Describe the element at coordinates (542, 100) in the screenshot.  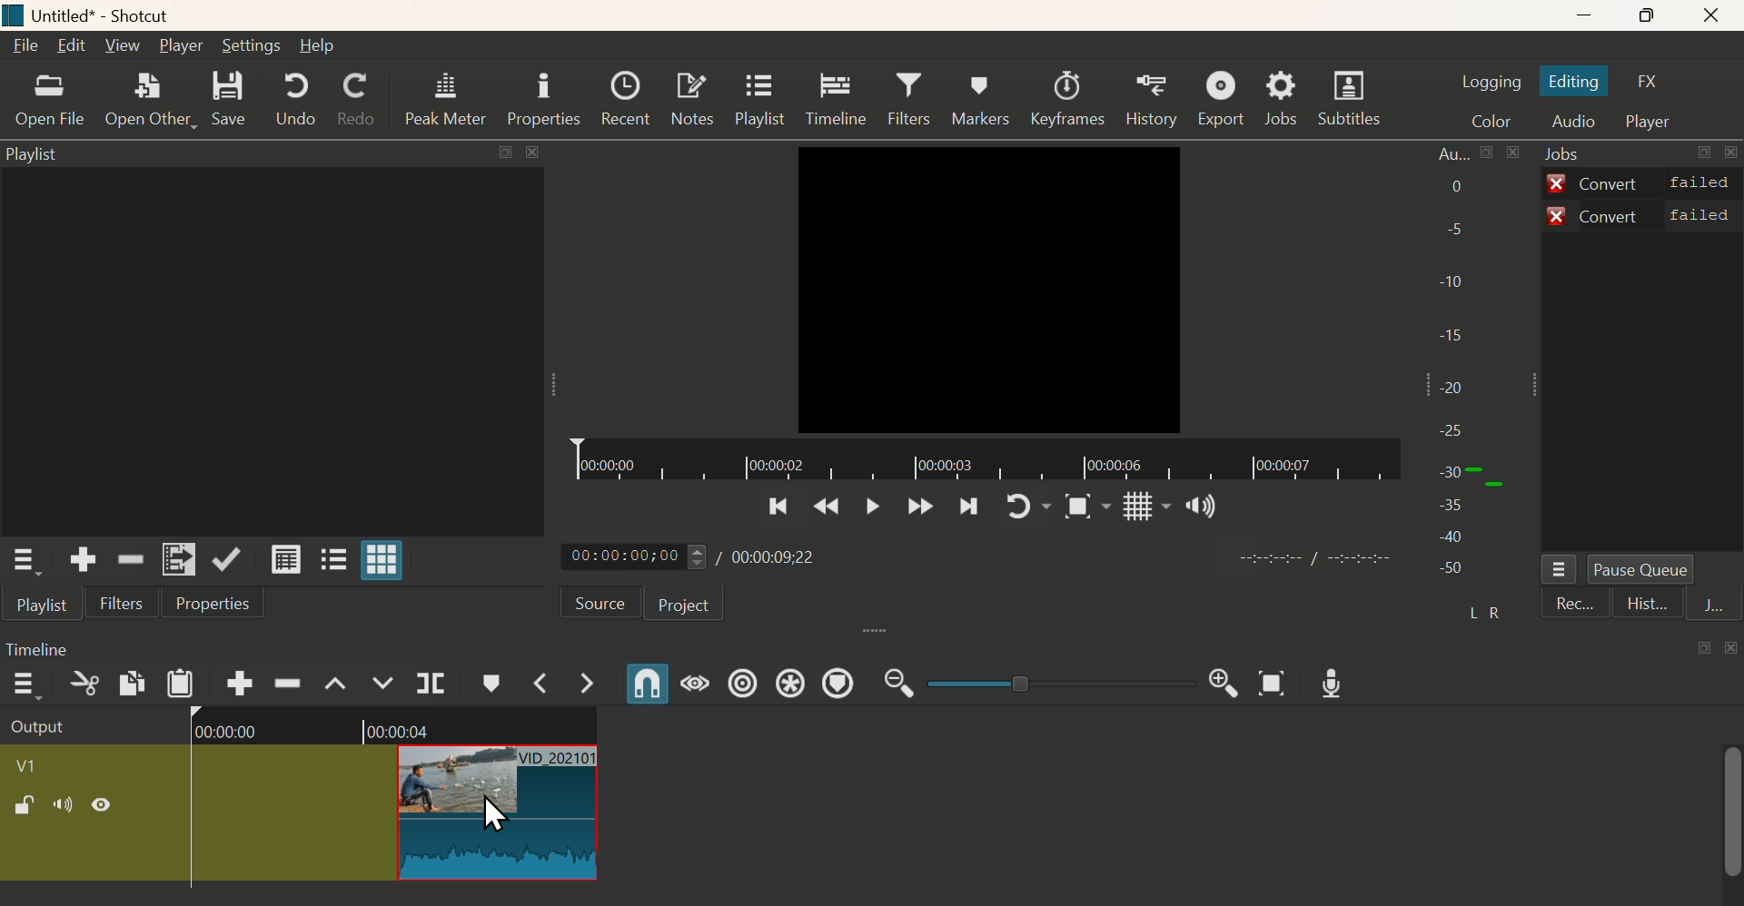
I see `Properties` at that location.